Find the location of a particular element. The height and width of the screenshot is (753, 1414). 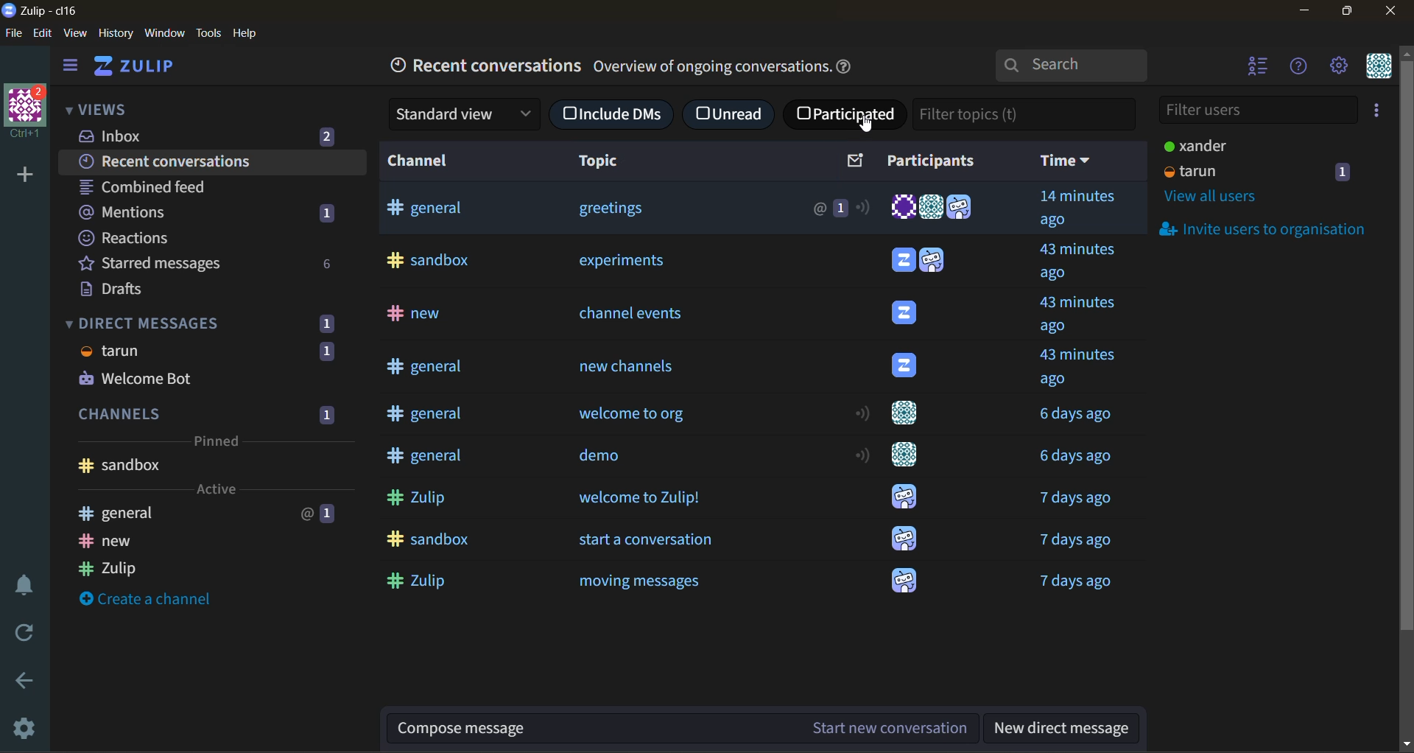

general is located at coordinates (206, 512).